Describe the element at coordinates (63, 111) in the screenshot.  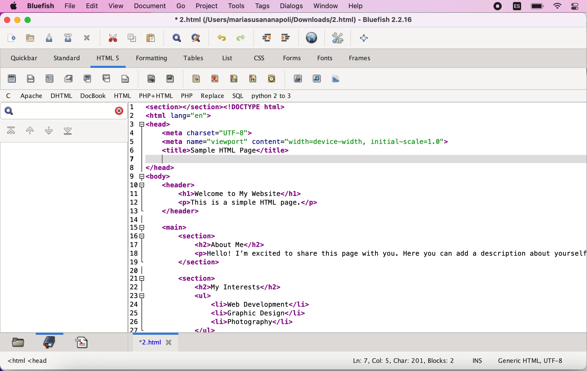
I see `search` at that location.